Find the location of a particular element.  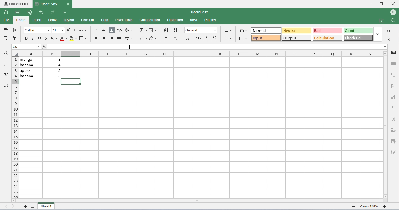

border is located at coordinates (84, 38).